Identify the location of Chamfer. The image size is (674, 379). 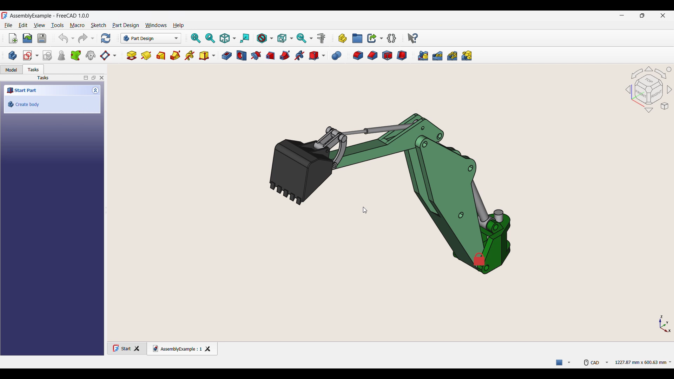
(372, 55).